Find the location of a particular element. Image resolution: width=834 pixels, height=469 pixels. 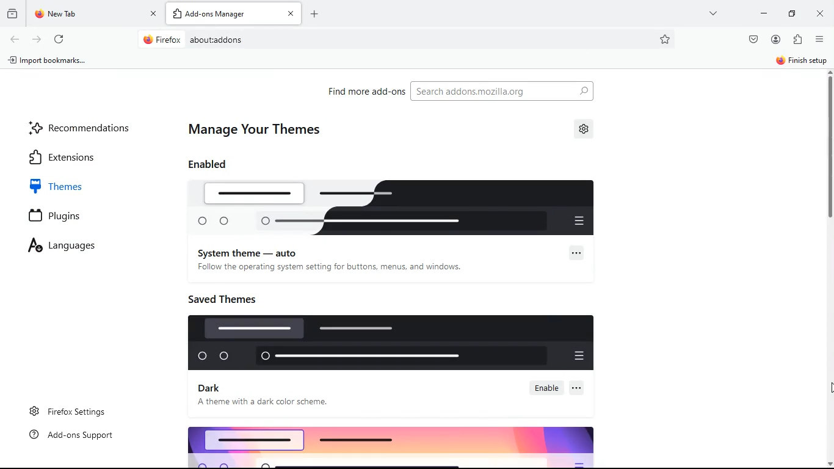

maximize is located at coordinates (788, 13).